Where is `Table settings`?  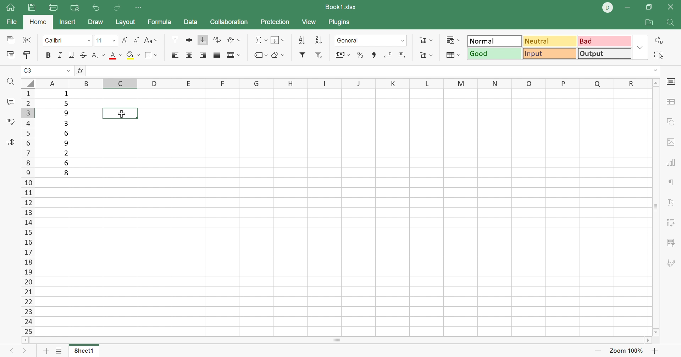
Table settings is located at coordinates (669, 102).